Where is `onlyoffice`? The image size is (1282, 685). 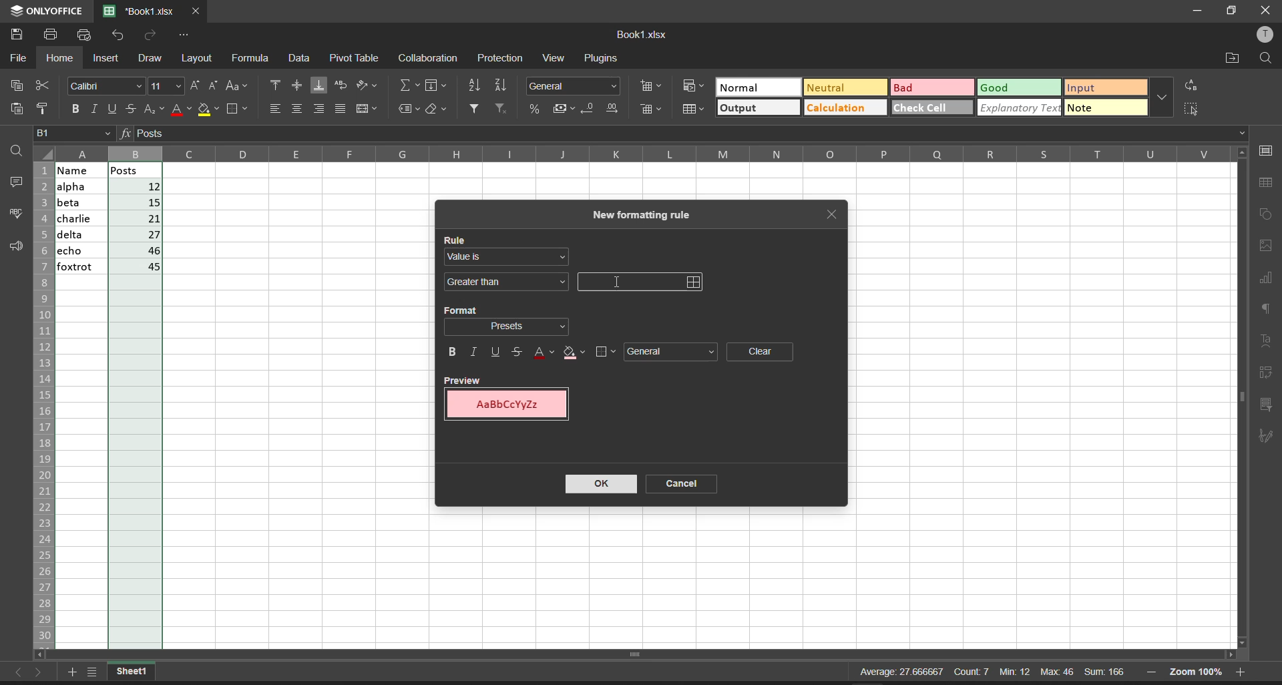 onlyoffice is located at coordinates (49, 12).